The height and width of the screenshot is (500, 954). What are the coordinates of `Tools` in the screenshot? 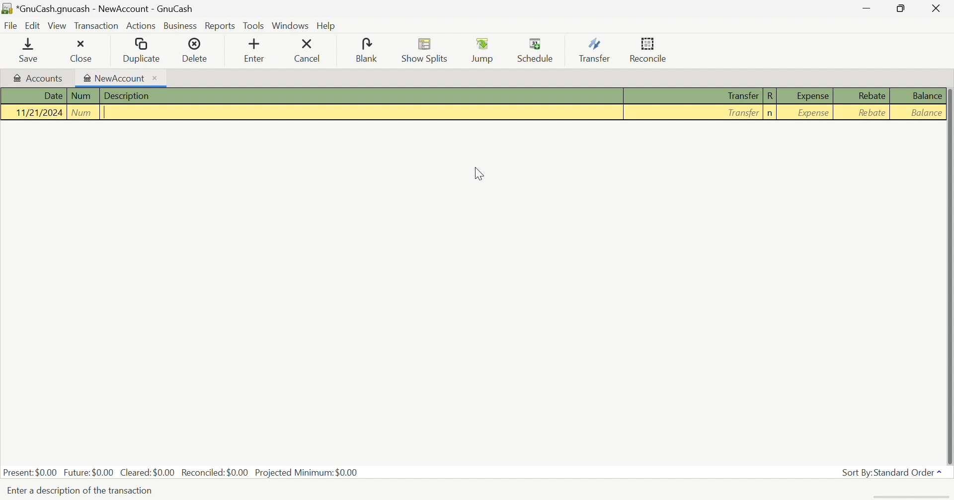 It's located at (254, 25).